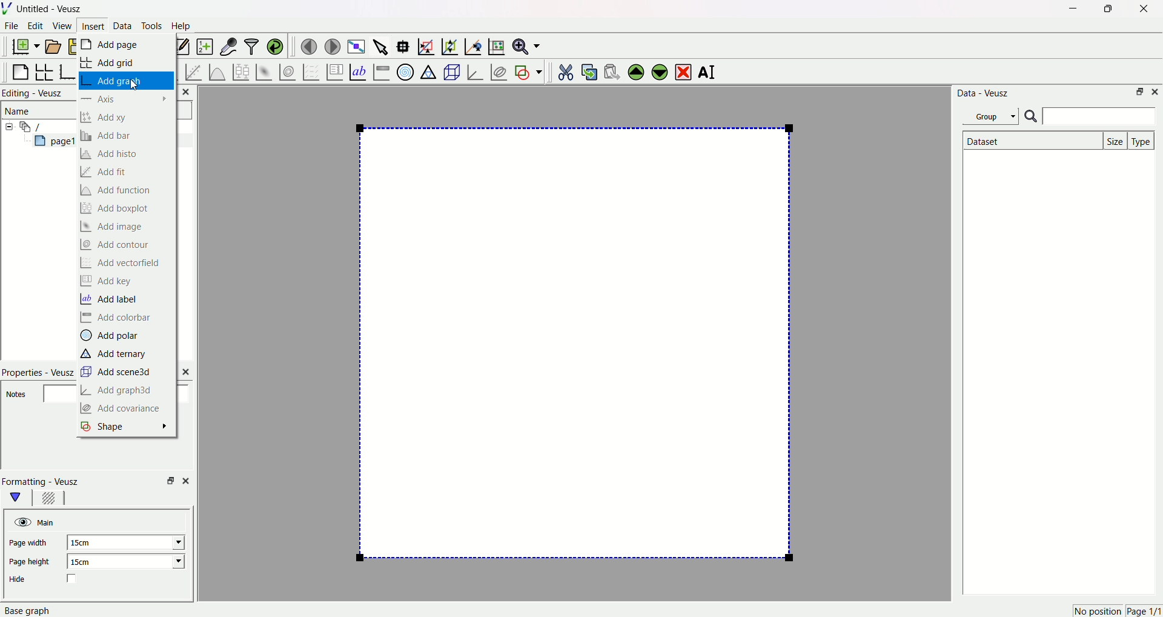  What do you see at coordinates (152, 27) in the screenshot?
I see `Tools` at bounding box center [152, 27].